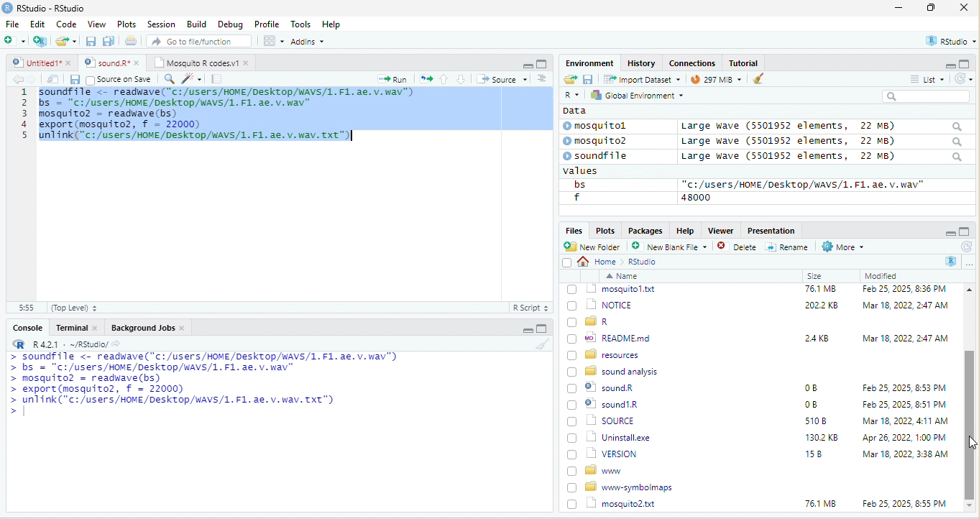  What do you see at coordinates (926, 96) in the screenshot?
I see `search` at bounding box center [926, 96].